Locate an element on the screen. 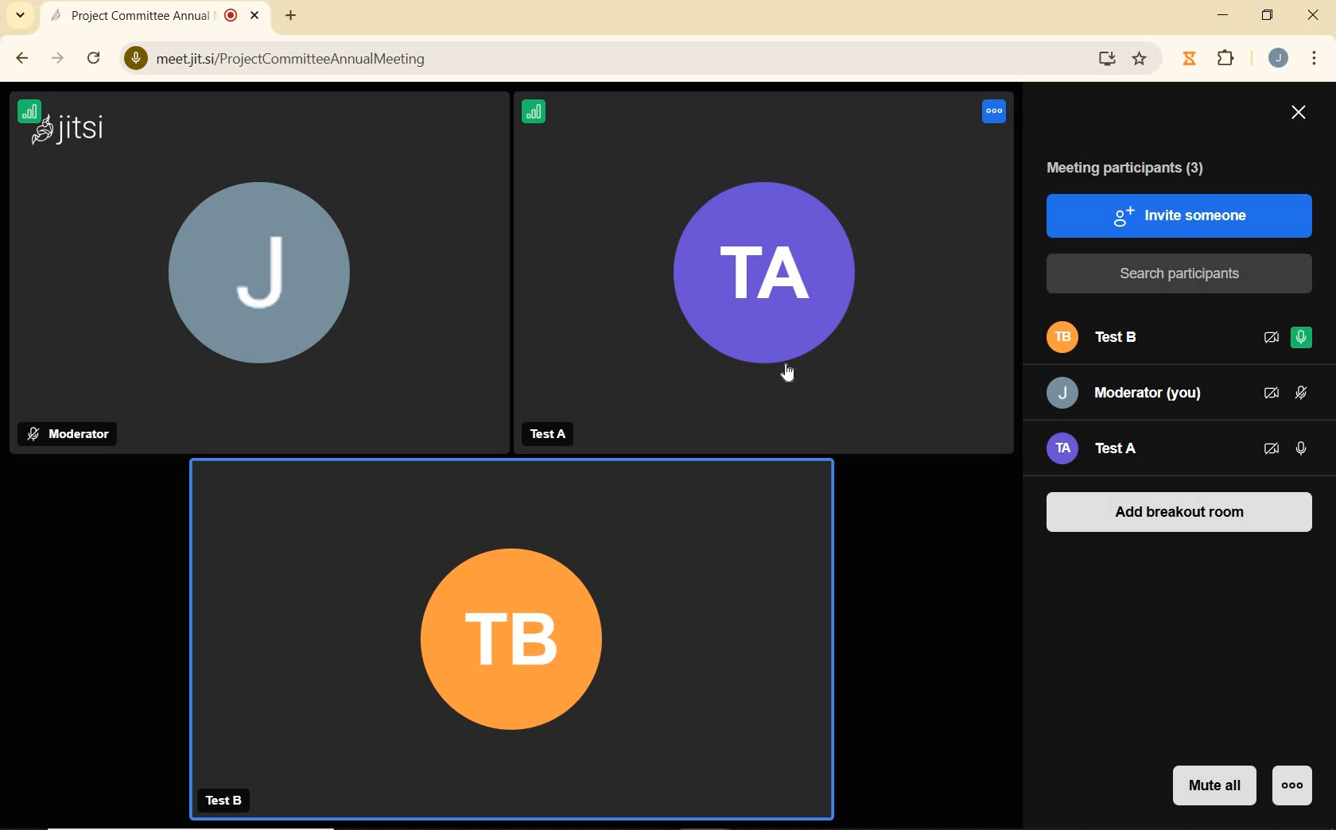  FORWARD is located at coordinates (59, 60).